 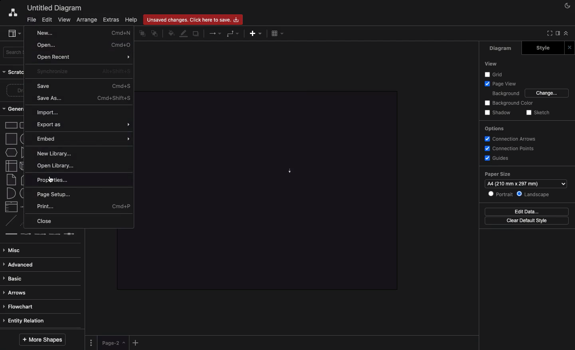 I want to click on Sidebar, so click(x=12, y=32).